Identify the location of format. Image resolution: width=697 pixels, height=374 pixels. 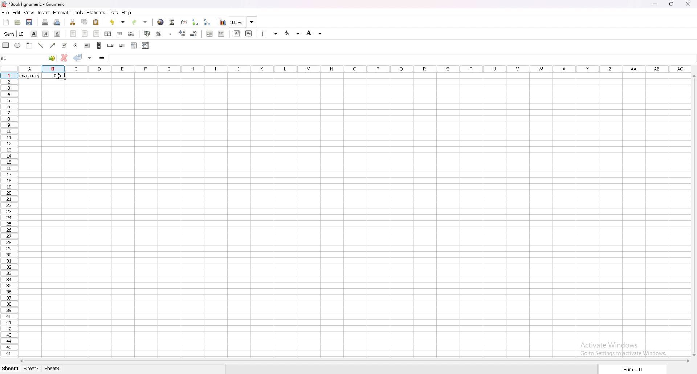
(61, 13).